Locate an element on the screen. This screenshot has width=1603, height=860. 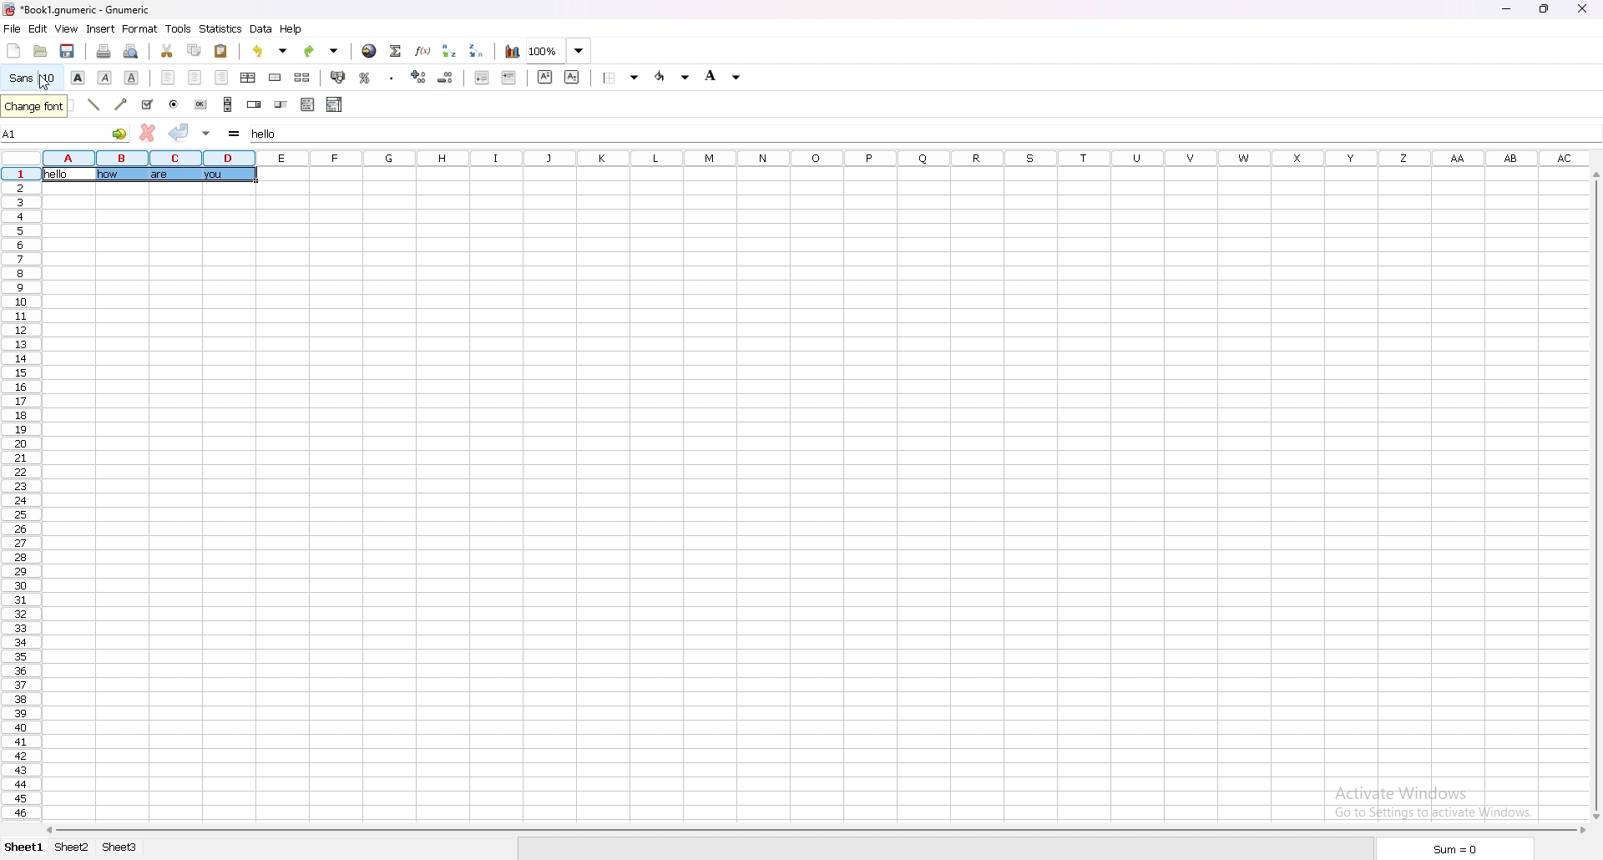
combo box is located at coordinates (335, 104).